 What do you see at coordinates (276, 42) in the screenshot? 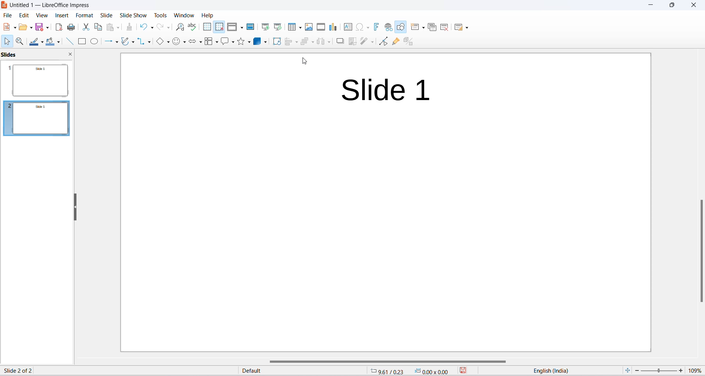
I see `Rotate` at bounding box center [276, 42].